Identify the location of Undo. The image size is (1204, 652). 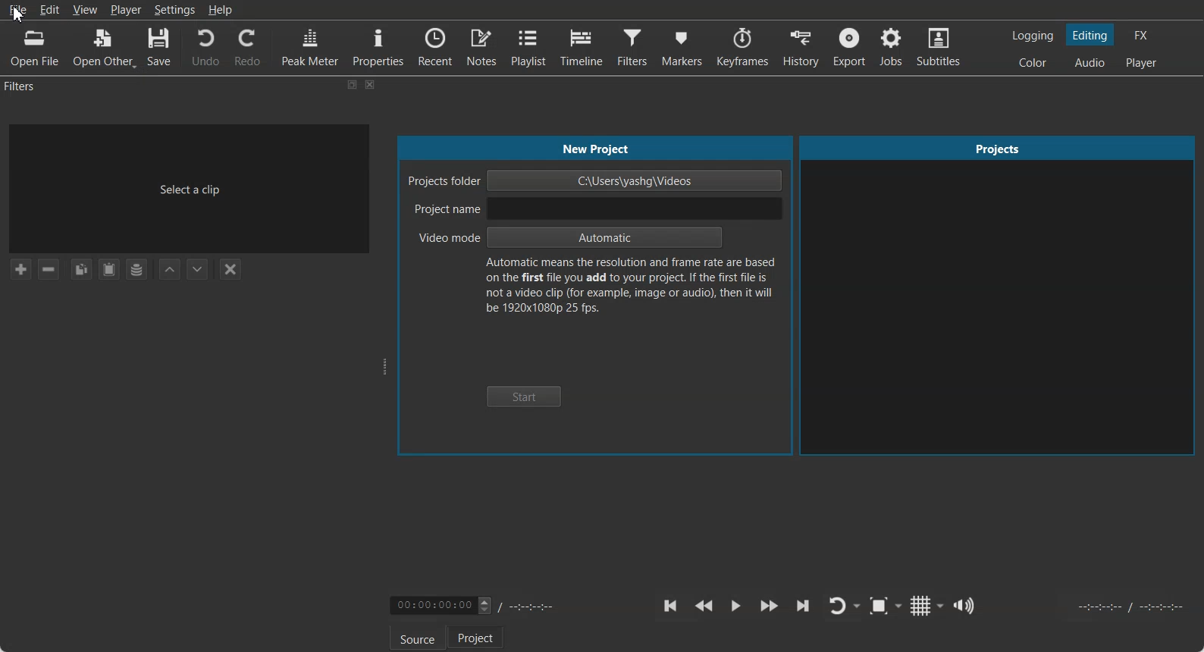
(205, 46).